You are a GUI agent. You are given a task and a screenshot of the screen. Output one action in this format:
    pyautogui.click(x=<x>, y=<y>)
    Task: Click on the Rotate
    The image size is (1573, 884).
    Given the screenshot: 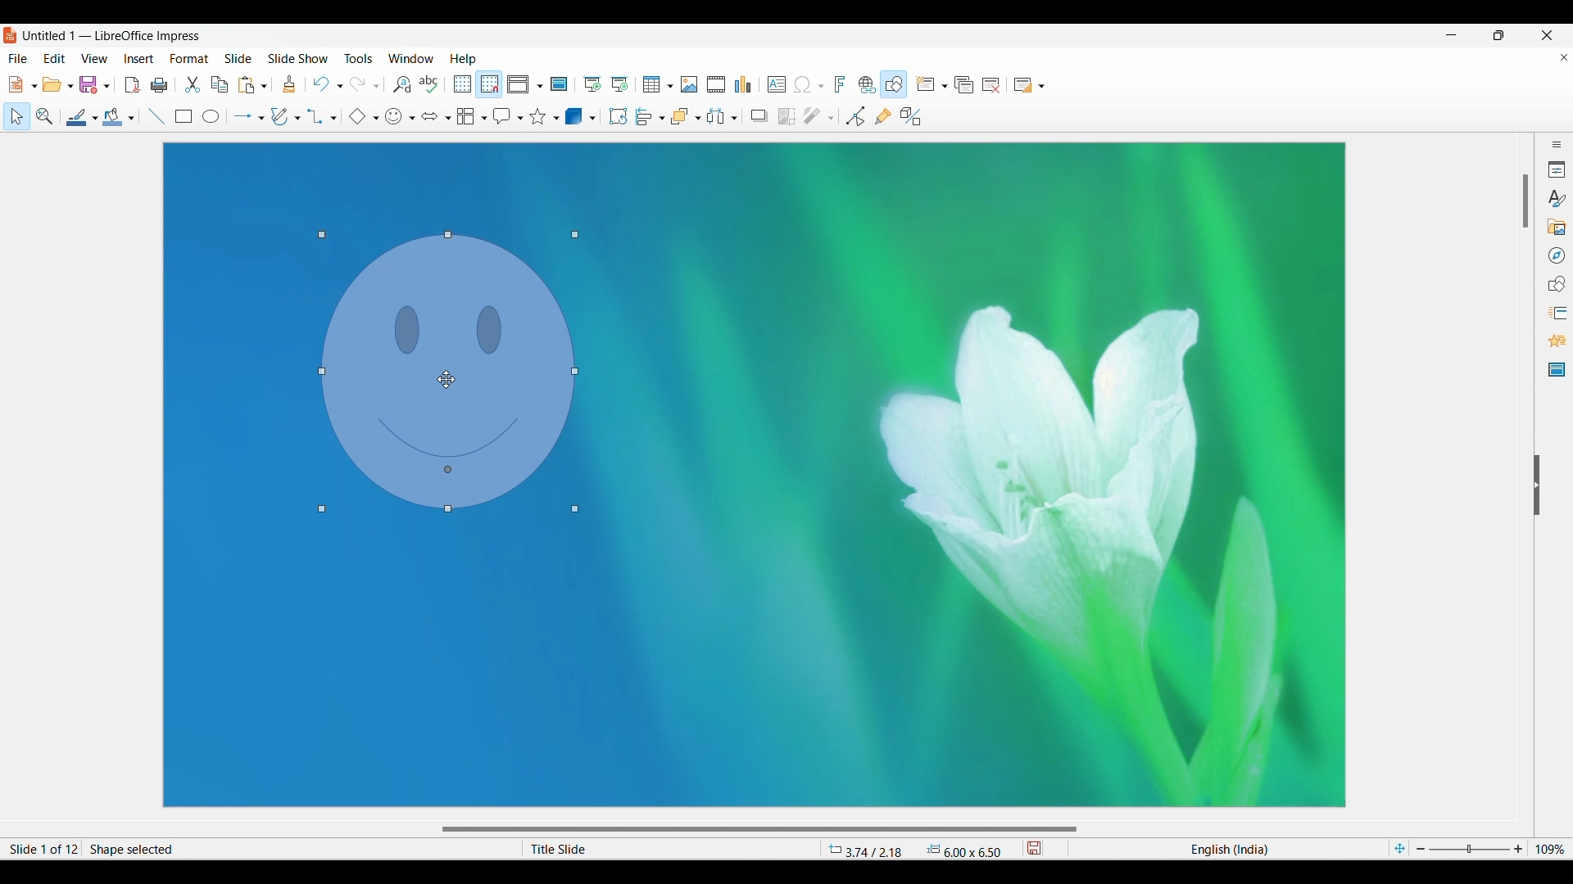 What is the action you would take?
    pyautogui.click(x=618, y=115)
    